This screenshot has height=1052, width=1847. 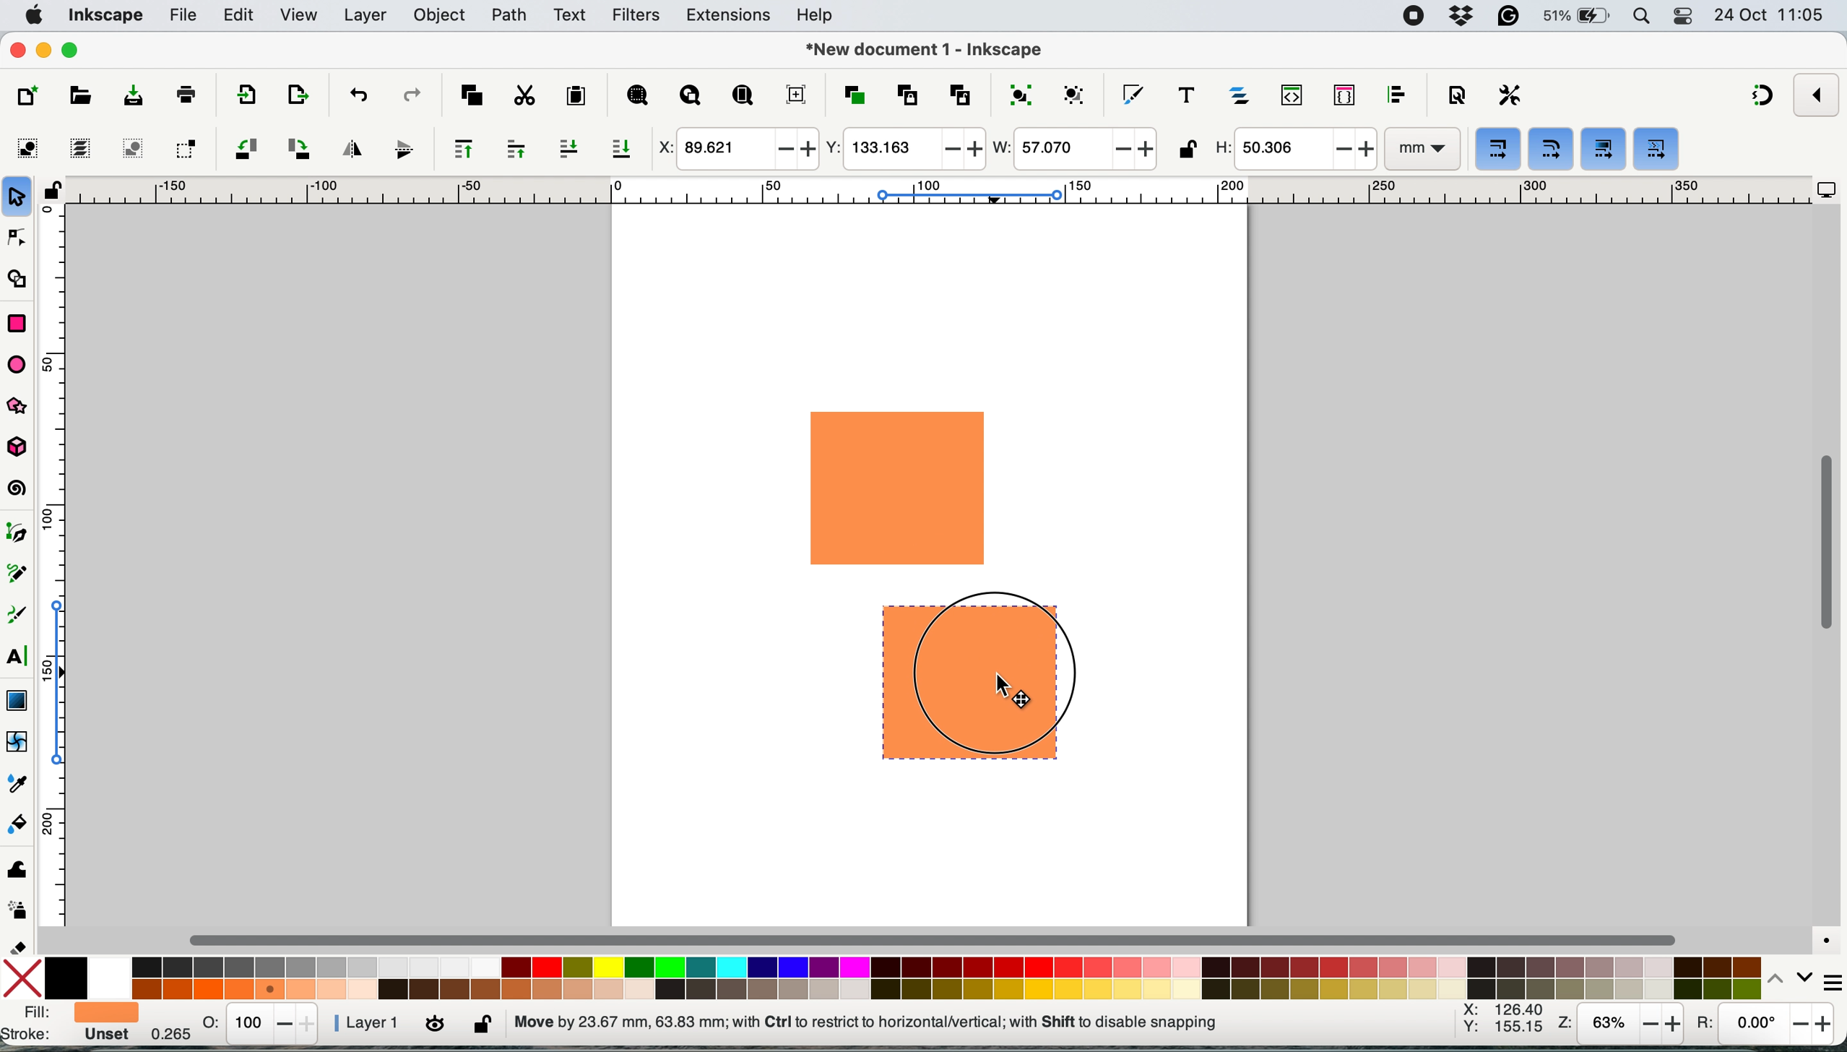 What do you see at coordinates (960, 93) in the screenshot?
I see `unlink clone` at bounding box center [960, 93].